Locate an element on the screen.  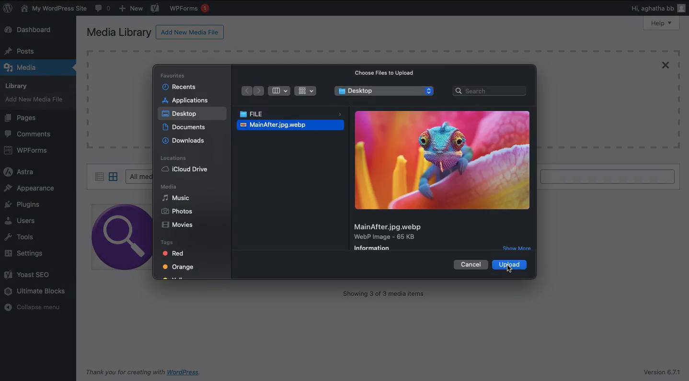
Yoast SEO is located at coordinates (29, 274).